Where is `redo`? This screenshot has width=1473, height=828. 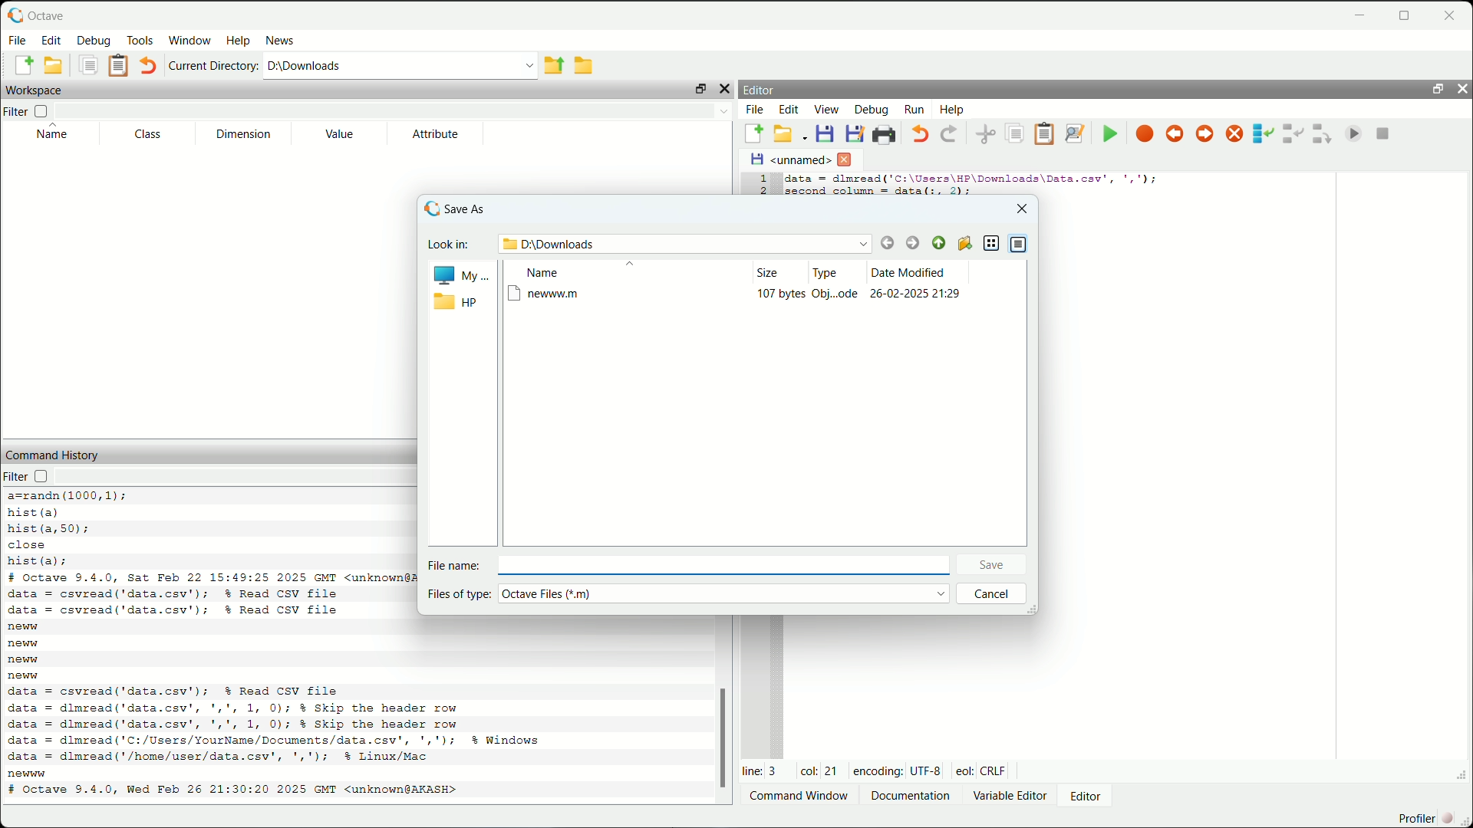
redo is located at coordinates (951, 136).